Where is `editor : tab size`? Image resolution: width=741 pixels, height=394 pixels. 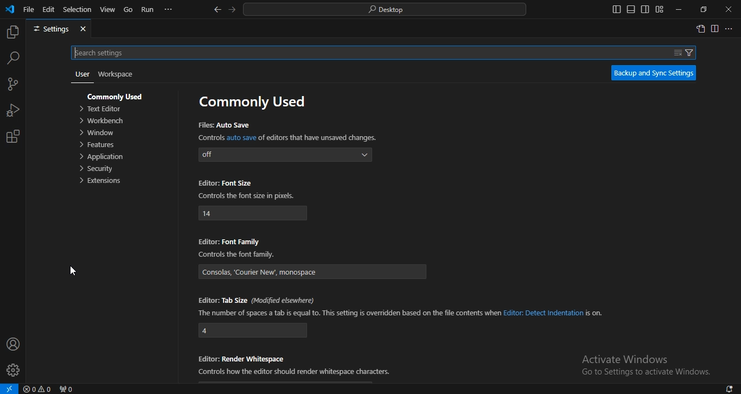
editor : tab size is located at coordinates (253, 331).